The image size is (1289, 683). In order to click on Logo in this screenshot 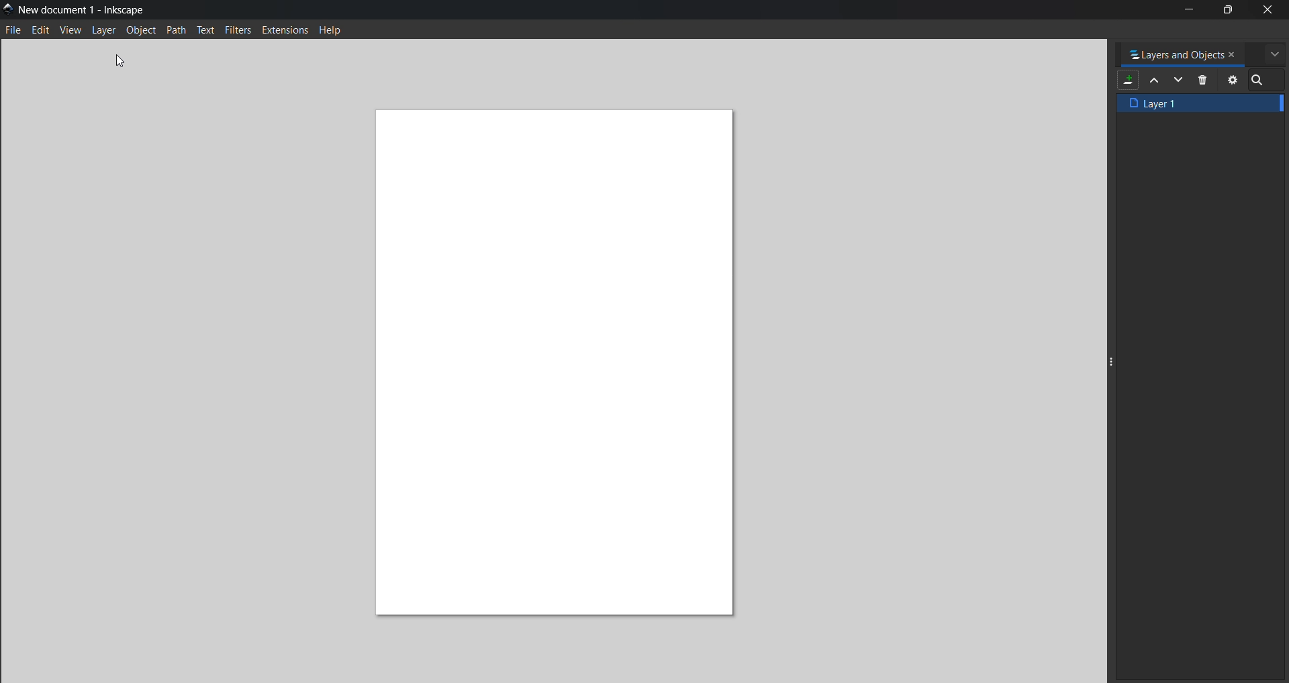, I will do `click(8, 9)`.